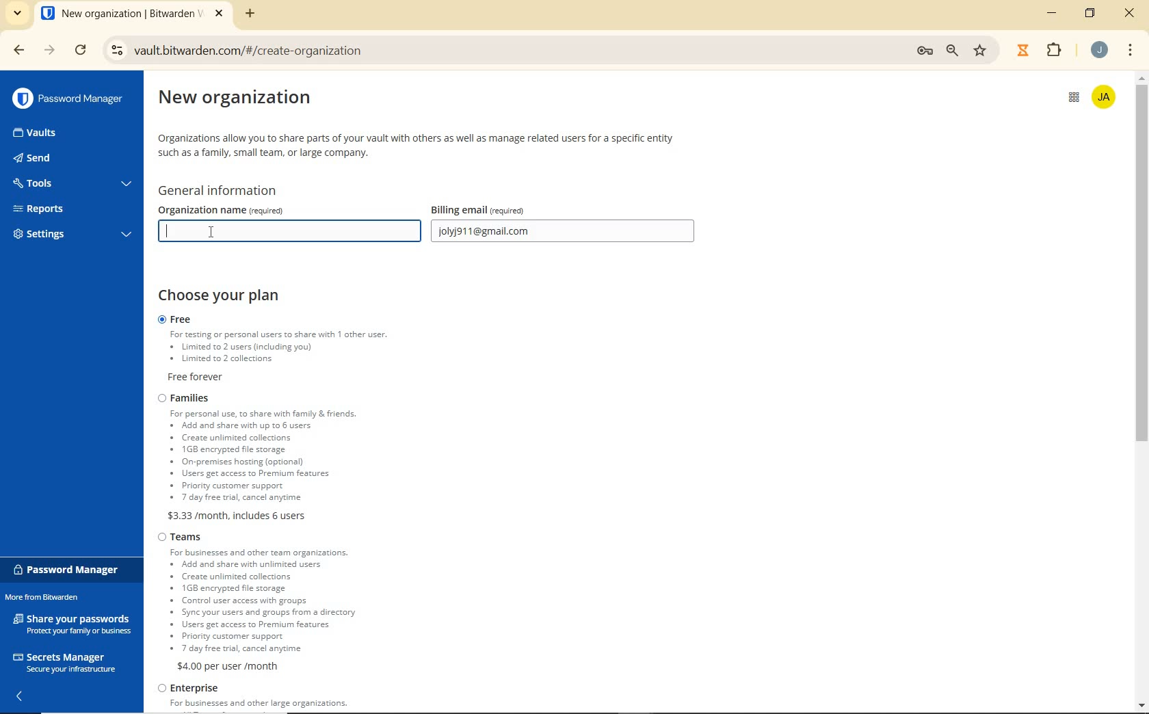 The width and height of the screenshot is (1149, 714). Describe the element at coordinates (565, 233) in the screenshot. I see `jolyjo11@gmail.com` at that location.